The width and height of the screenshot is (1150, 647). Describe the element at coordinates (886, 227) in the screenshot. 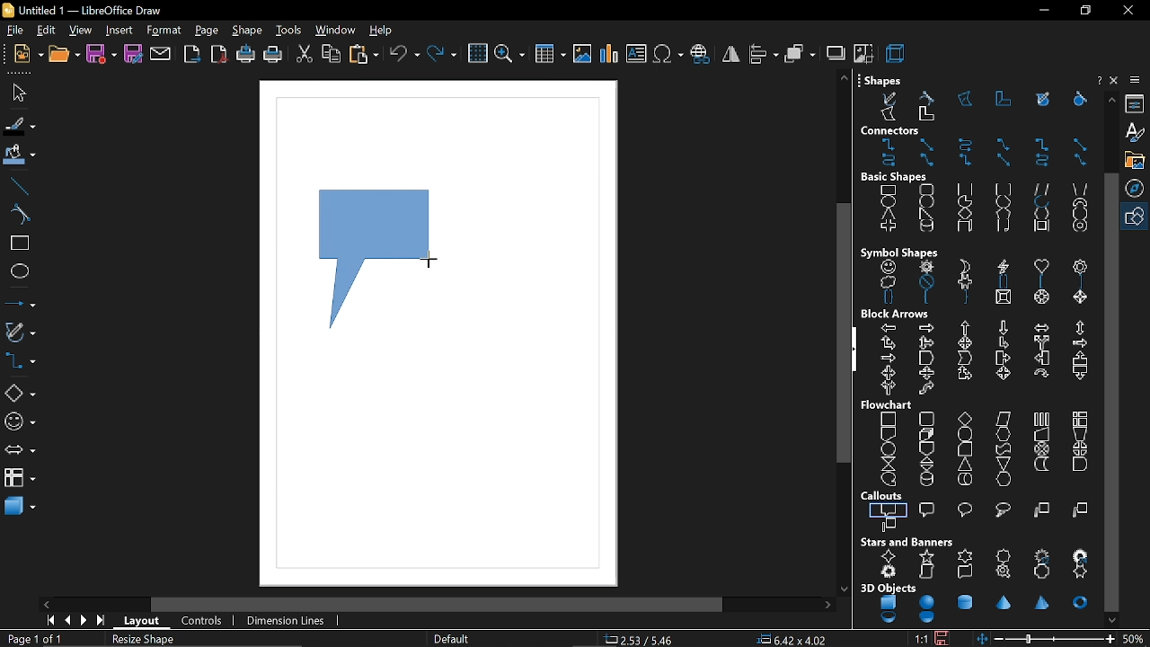

I see `cross` at that location.